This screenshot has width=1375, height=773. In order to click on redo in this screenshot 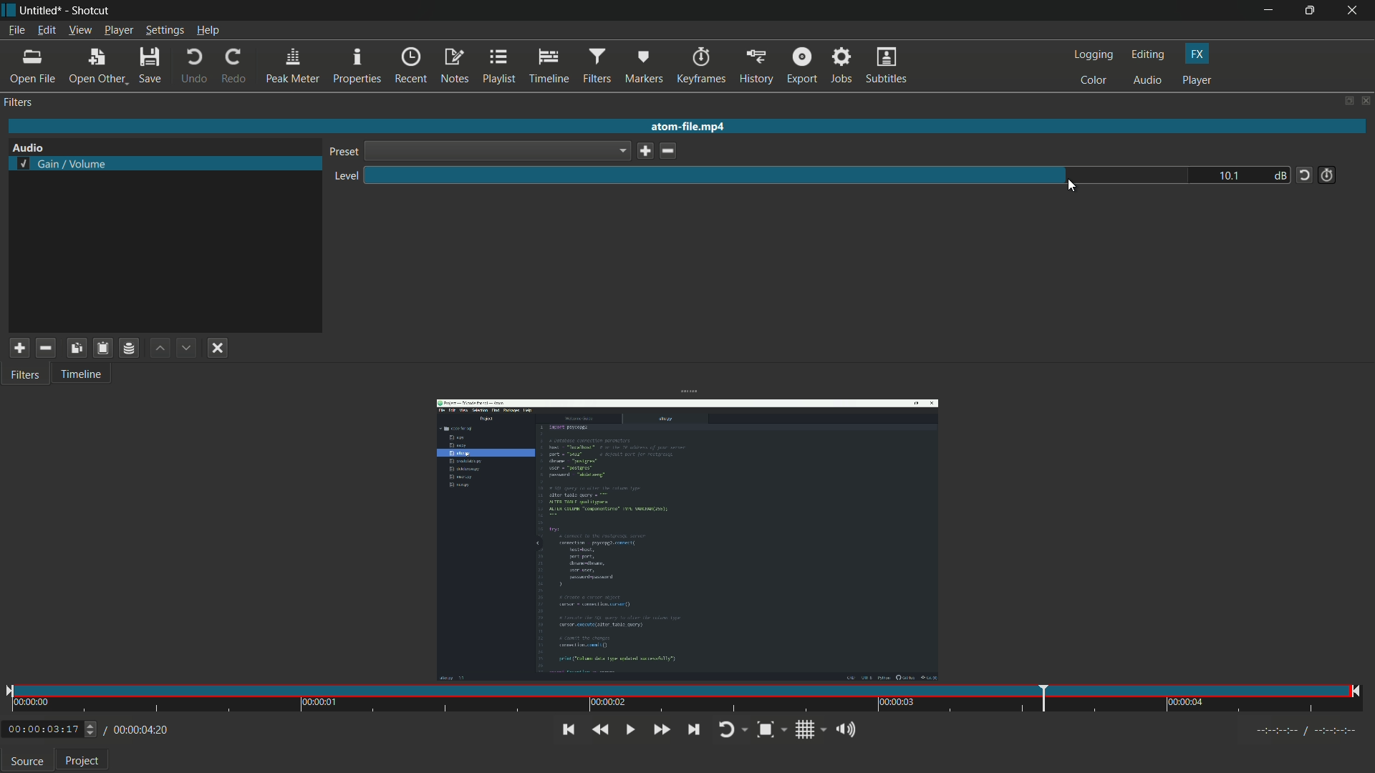, I will do `click(235, 67)`.